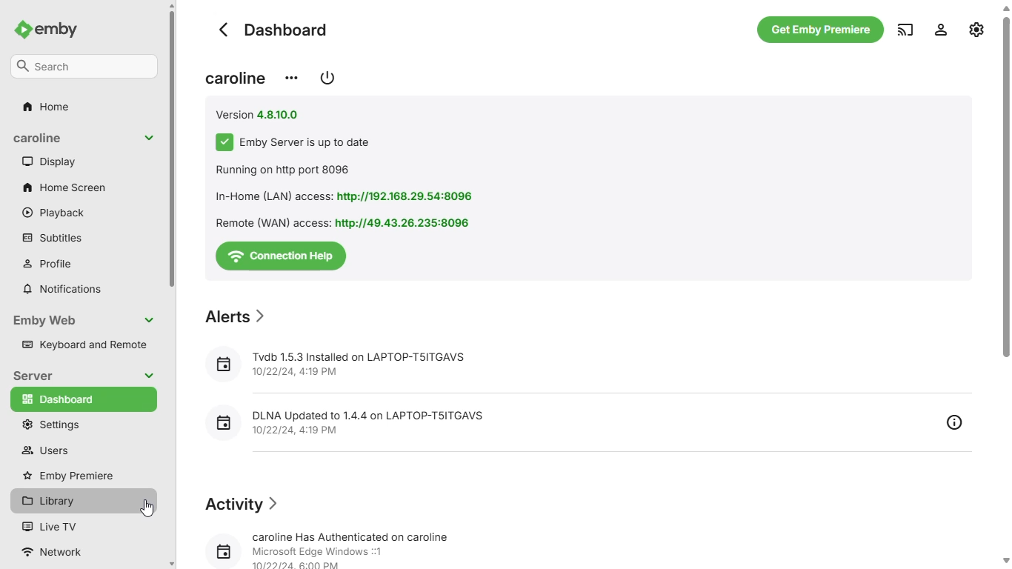  Describe the element at coordinates (342, 548) in the screenshot. I see `caroline Has Authenticated on carolineB)  Microsoh Edge Windows :1 10/22/24 6:00pm` at that location.